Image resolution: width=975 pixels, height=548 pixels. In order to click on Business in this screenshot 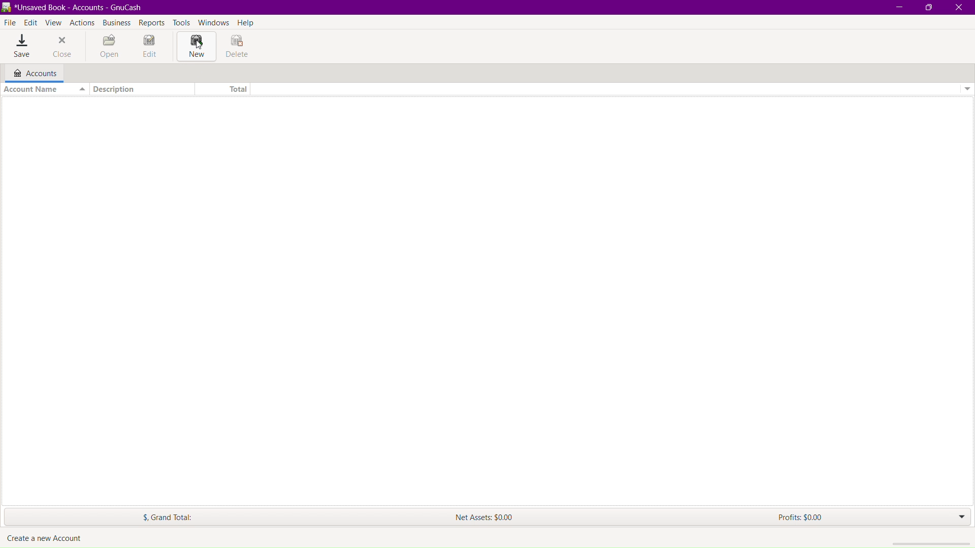, I will do `click(115, 20)`.